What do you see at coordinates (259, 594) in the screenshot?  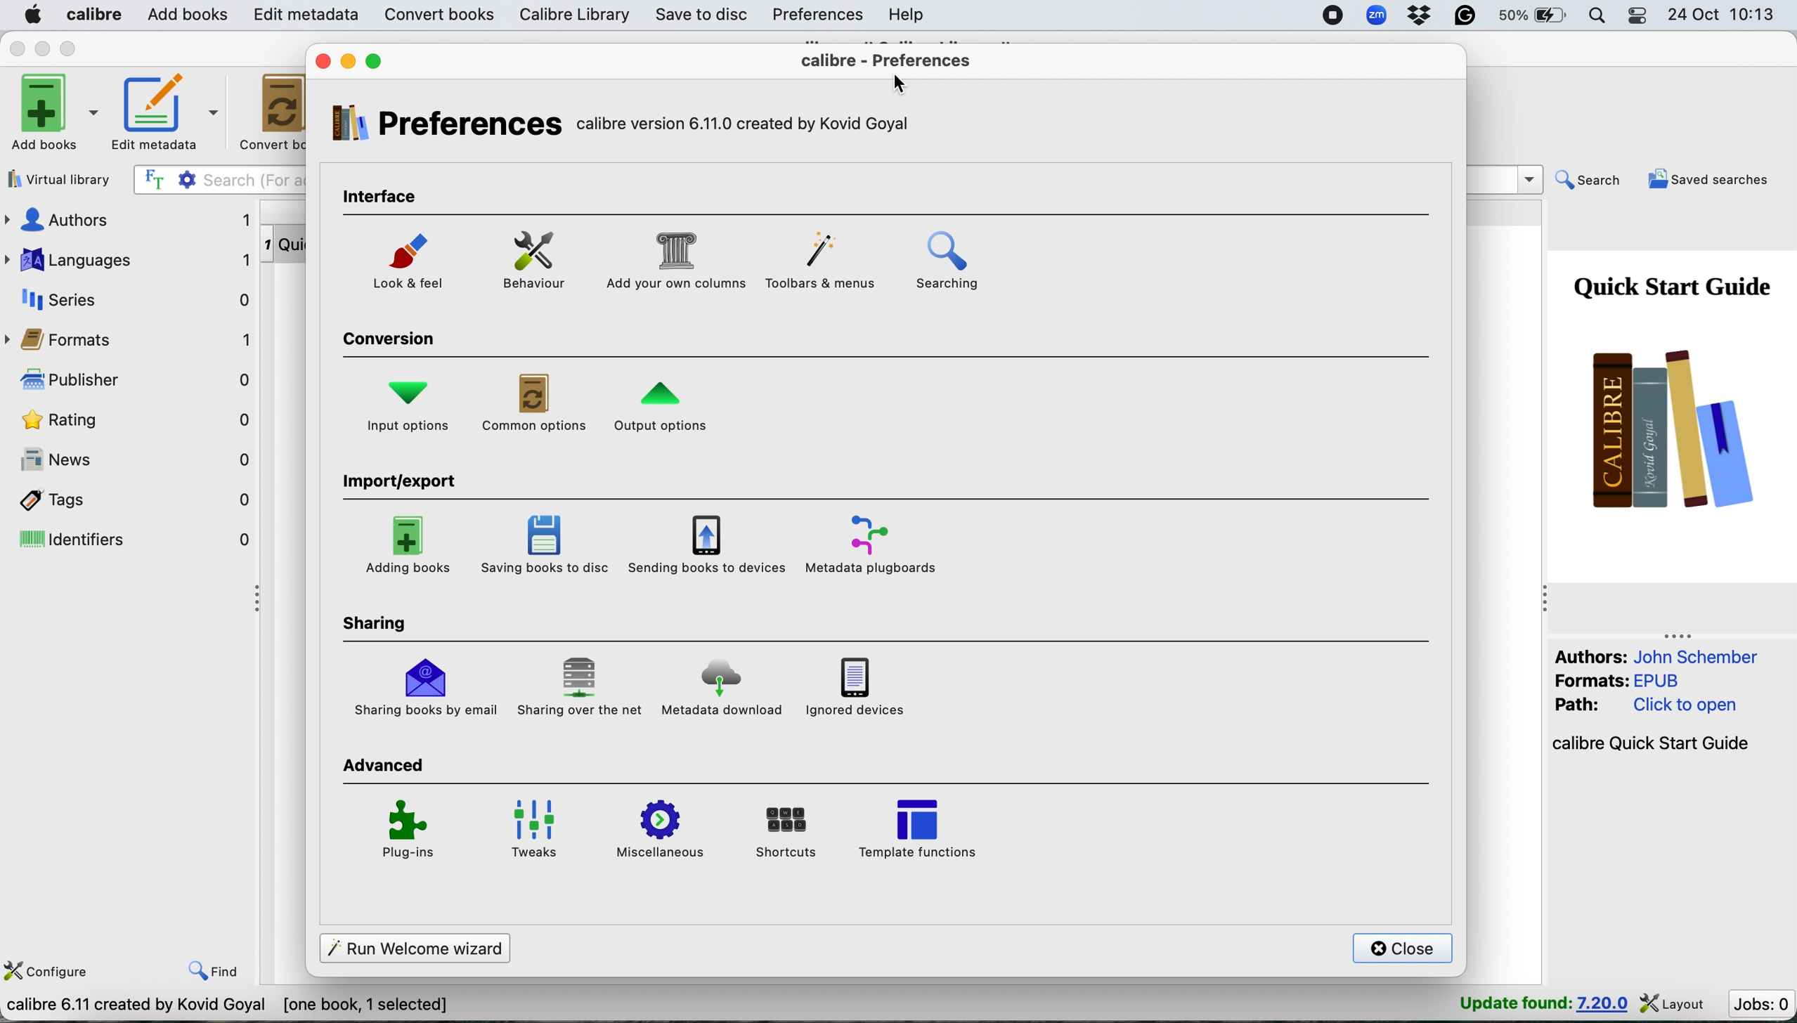 I see `collapse` at bounding box center [259, 594].